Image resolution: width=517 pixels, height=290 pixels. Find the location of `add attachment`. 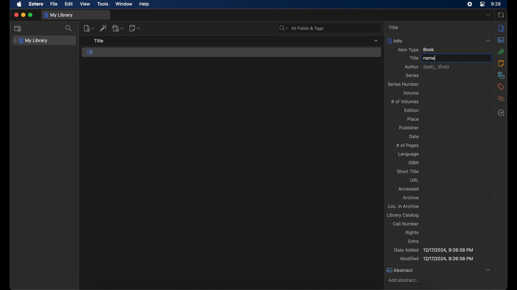

add attachment is located at coordinates (118, 28).